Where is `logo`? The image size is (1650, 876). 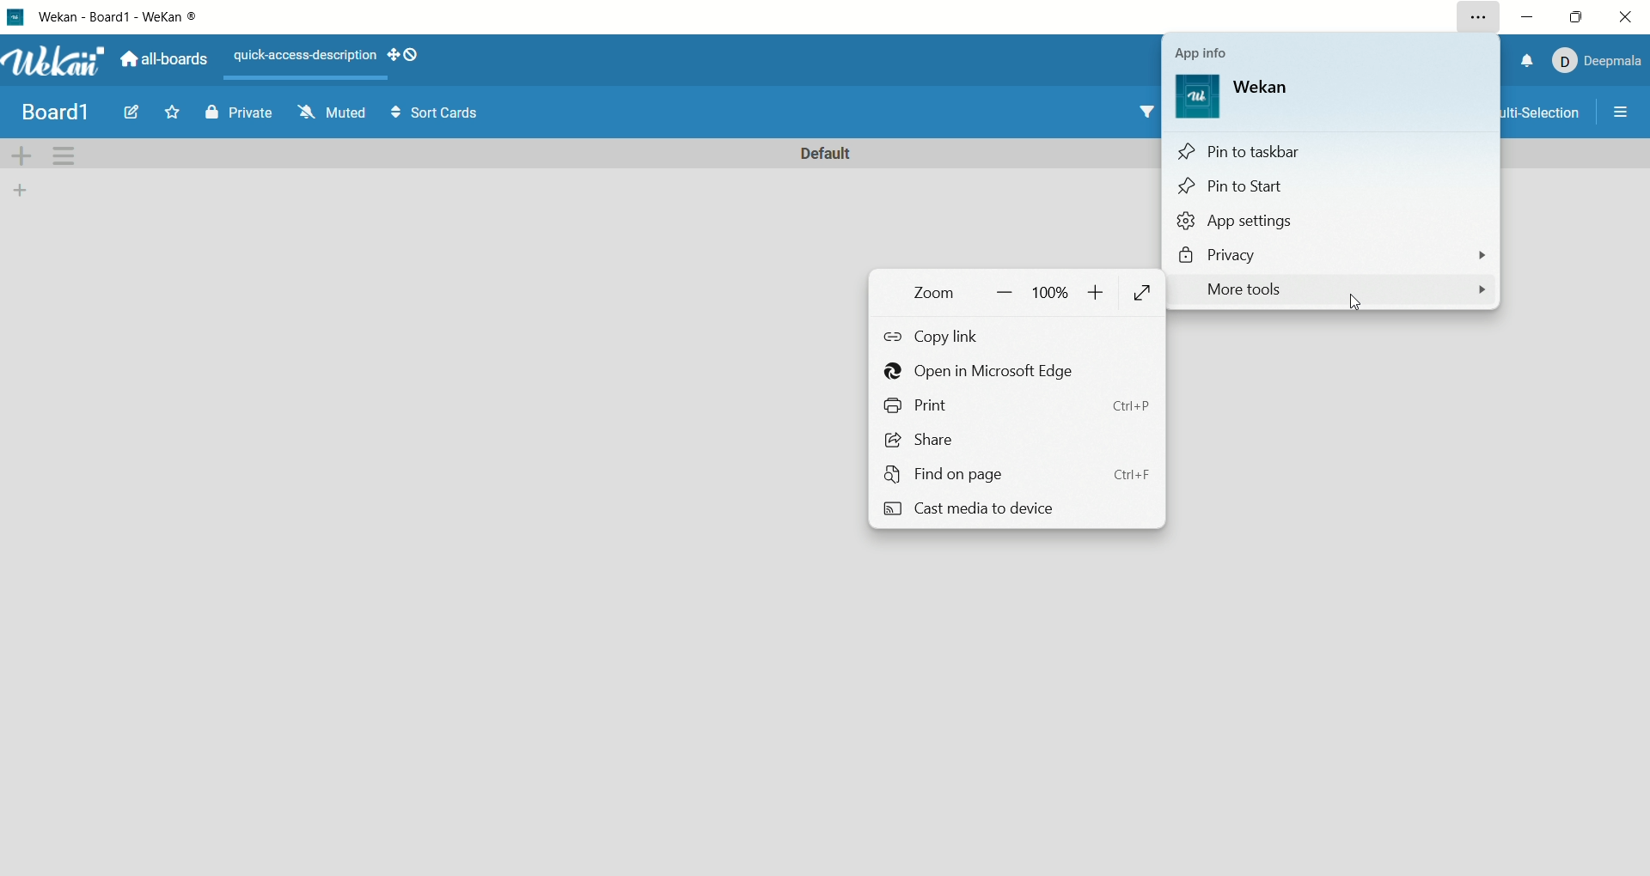
logo is located at coordinates (1199, 97).